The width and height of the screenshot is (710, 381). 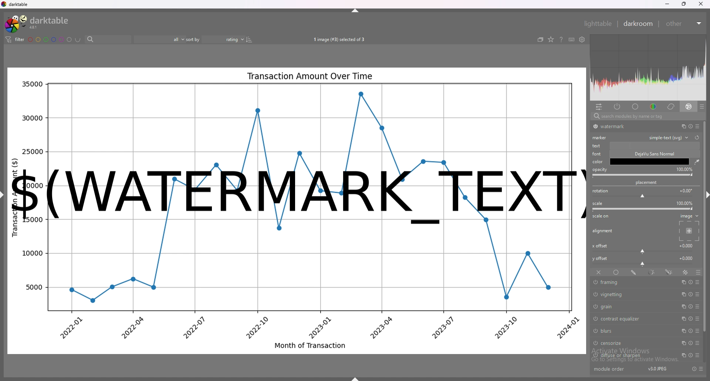 I want to click on multiple instances action, so click(x=683, y=319).